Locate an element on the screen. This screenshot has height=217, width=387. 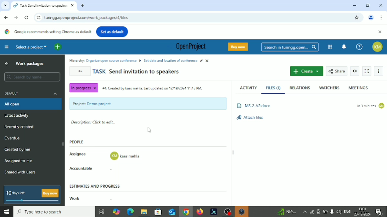
Mic is located at coordinates (332, 211).